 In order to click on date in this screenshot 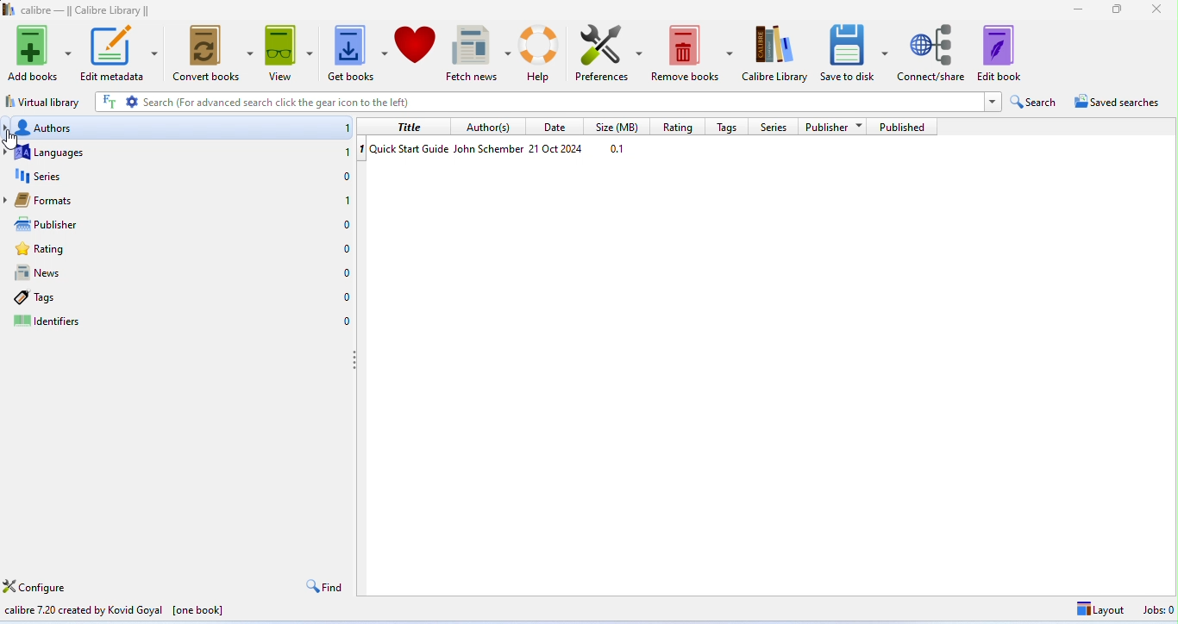, I will do `click(556, 128)`.